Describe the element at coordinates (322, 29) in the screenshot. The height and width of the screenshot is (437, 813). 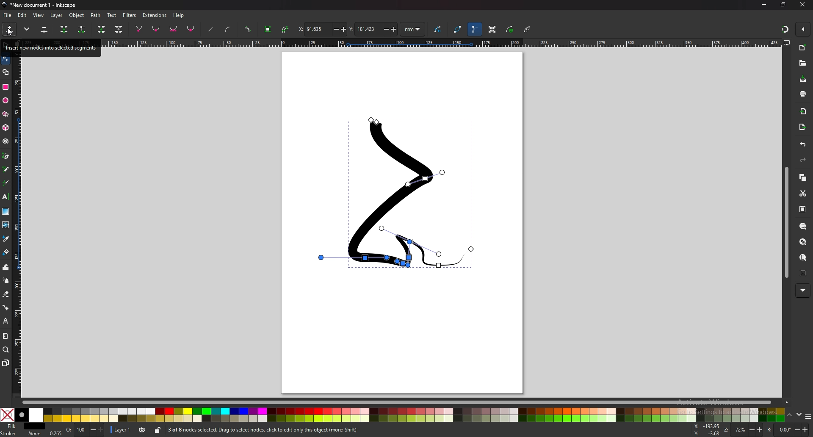
I see `x coordinates` at that location.